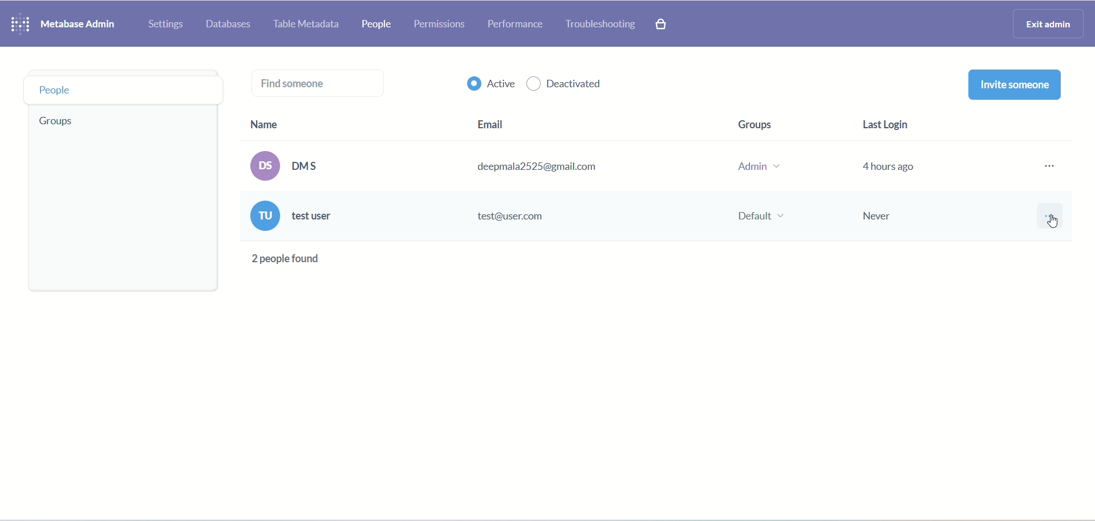 This screenshot has width=1095, height=521. I want to click on people, so click(119, 91).